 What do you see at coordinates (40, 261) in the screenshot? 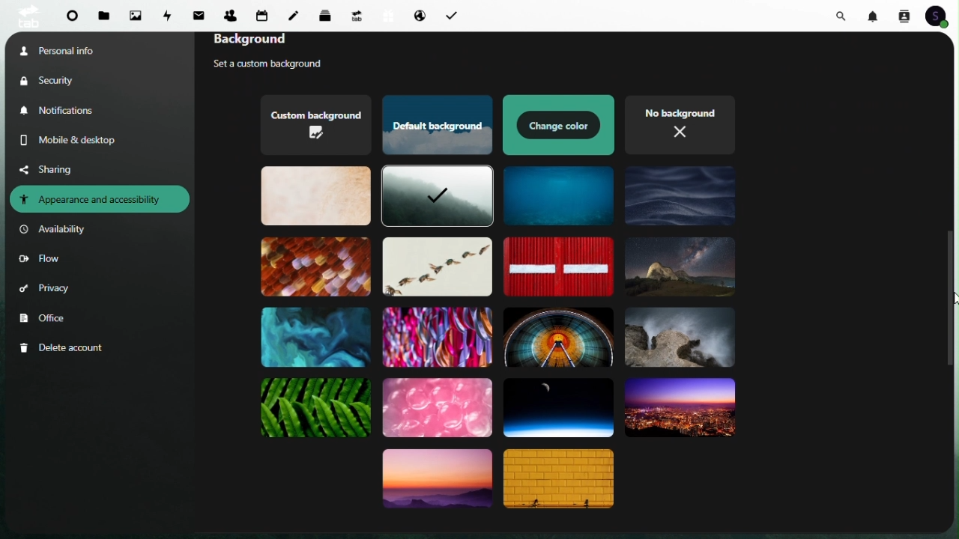
I see `flow` at bounding box center [40, 261].